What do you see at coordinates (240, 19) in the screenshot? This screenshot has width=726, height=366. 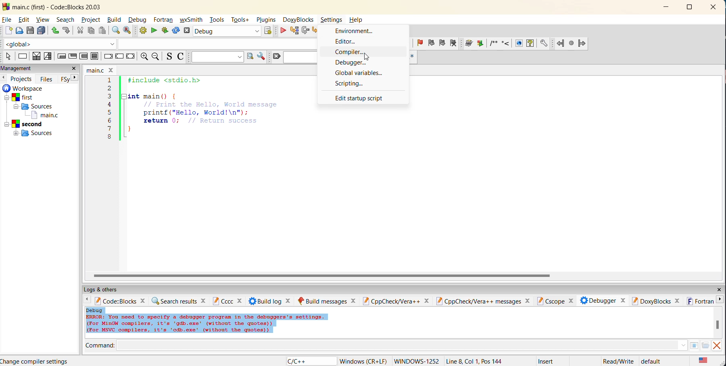 I see `tools+` at bounding box center [240, 19].